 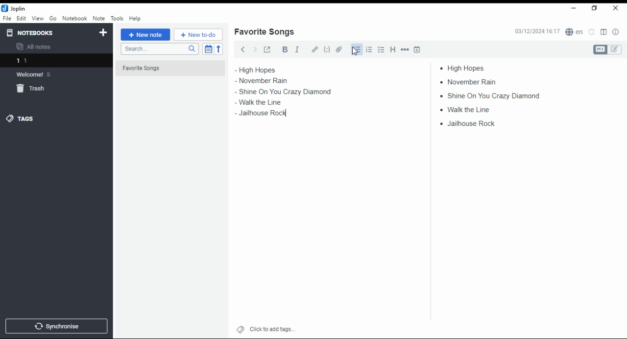 I want to click on jailhouse rock, so click(x=469, y=124).